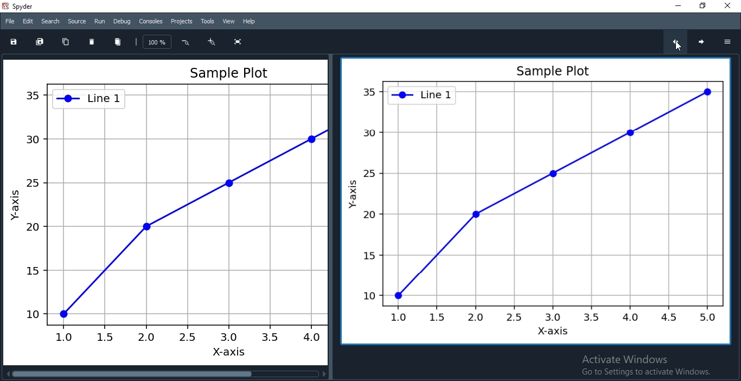 The width and height of the screenshot is (741, 381). Describe the element at coordinates (15, 42) in the screenshot. I see `save` at that location.